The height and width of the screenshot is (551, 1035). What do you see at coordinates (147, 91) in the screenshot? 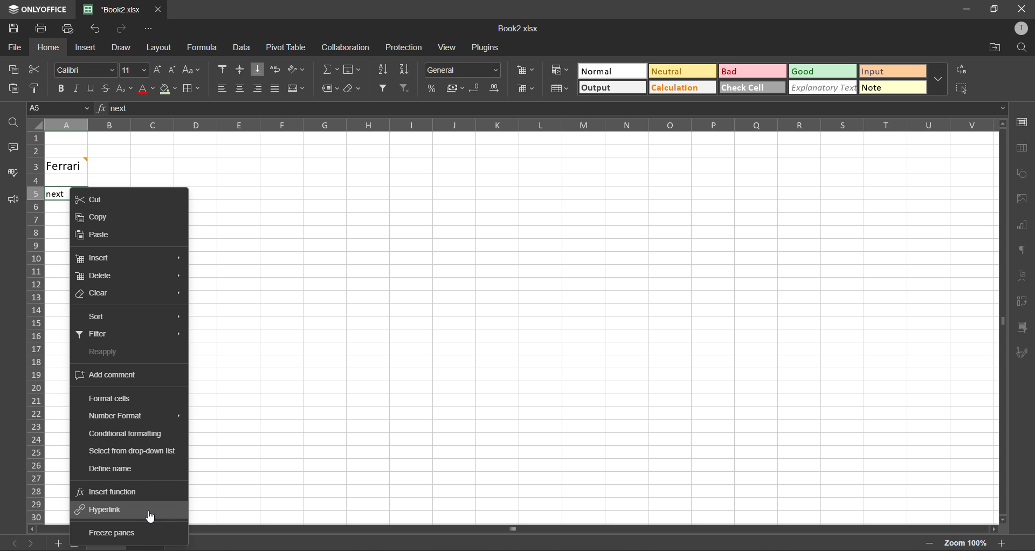
I see `font color` at bounding box center [147, 91].